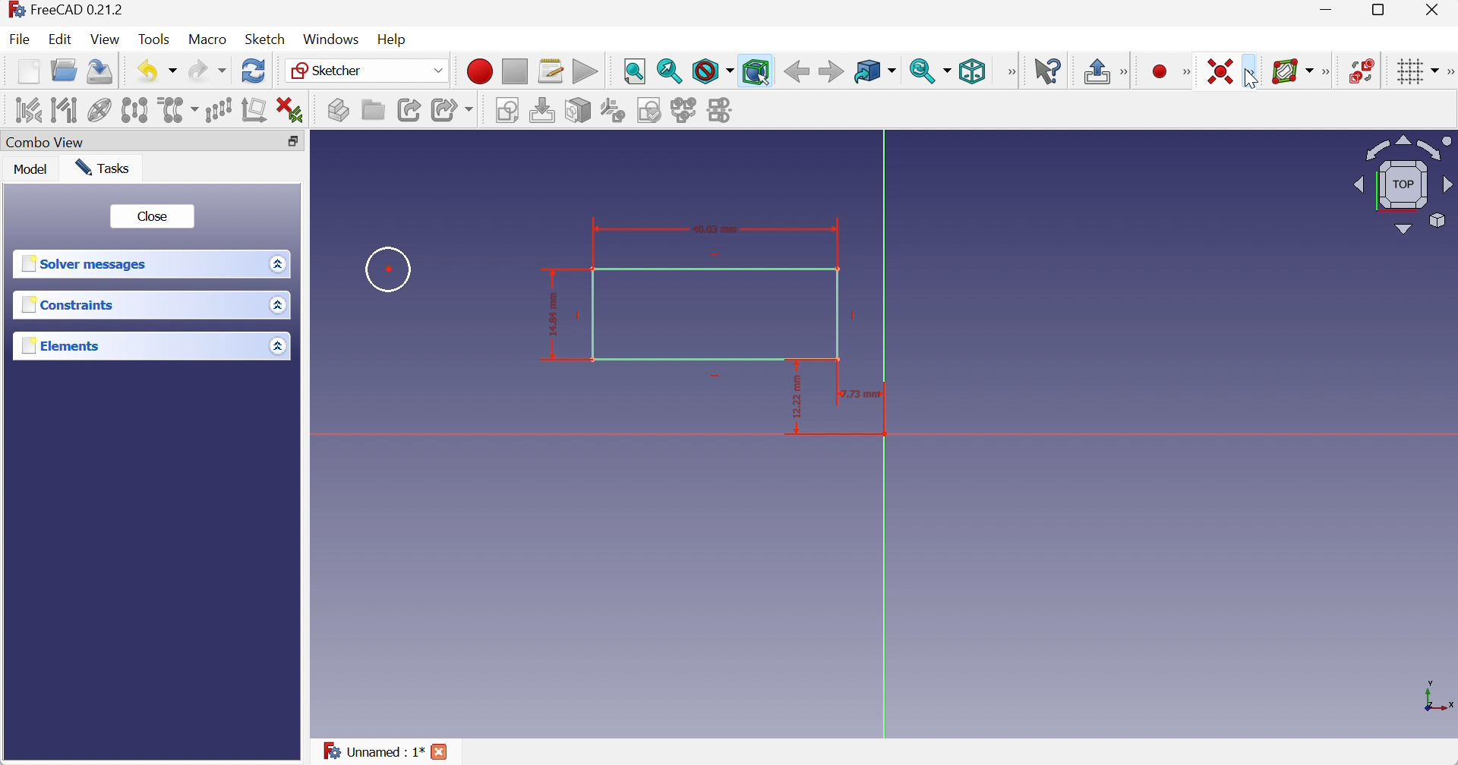 This screenshot has width=1458, height=765. I want to click on Reorient sketch..., so click(614, 111).